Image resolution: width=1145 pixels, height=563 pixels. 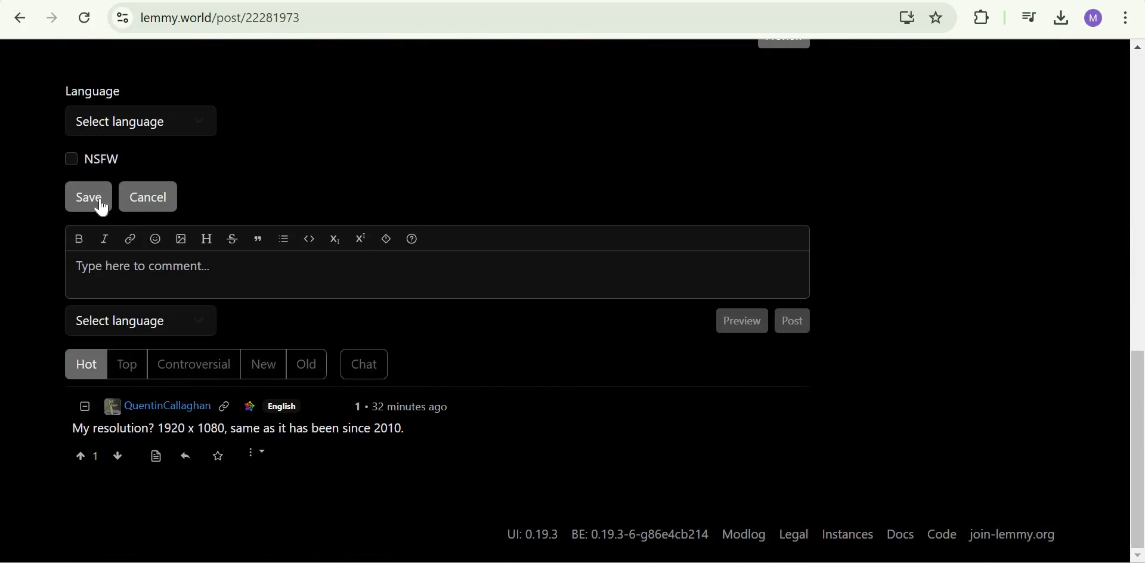 What do you see at coordinates (95, 89) in the screenshot?
I see `Language` at bounding box center [95, 89].